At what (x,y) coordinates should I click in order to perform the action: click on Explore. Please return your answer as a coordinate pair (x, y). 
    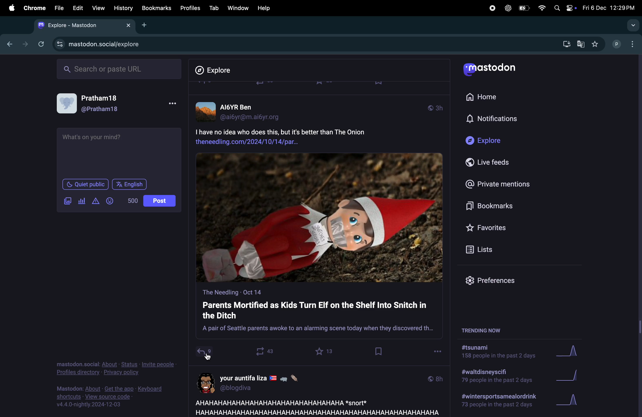
    Looking at the image, I should click on (486, 141).